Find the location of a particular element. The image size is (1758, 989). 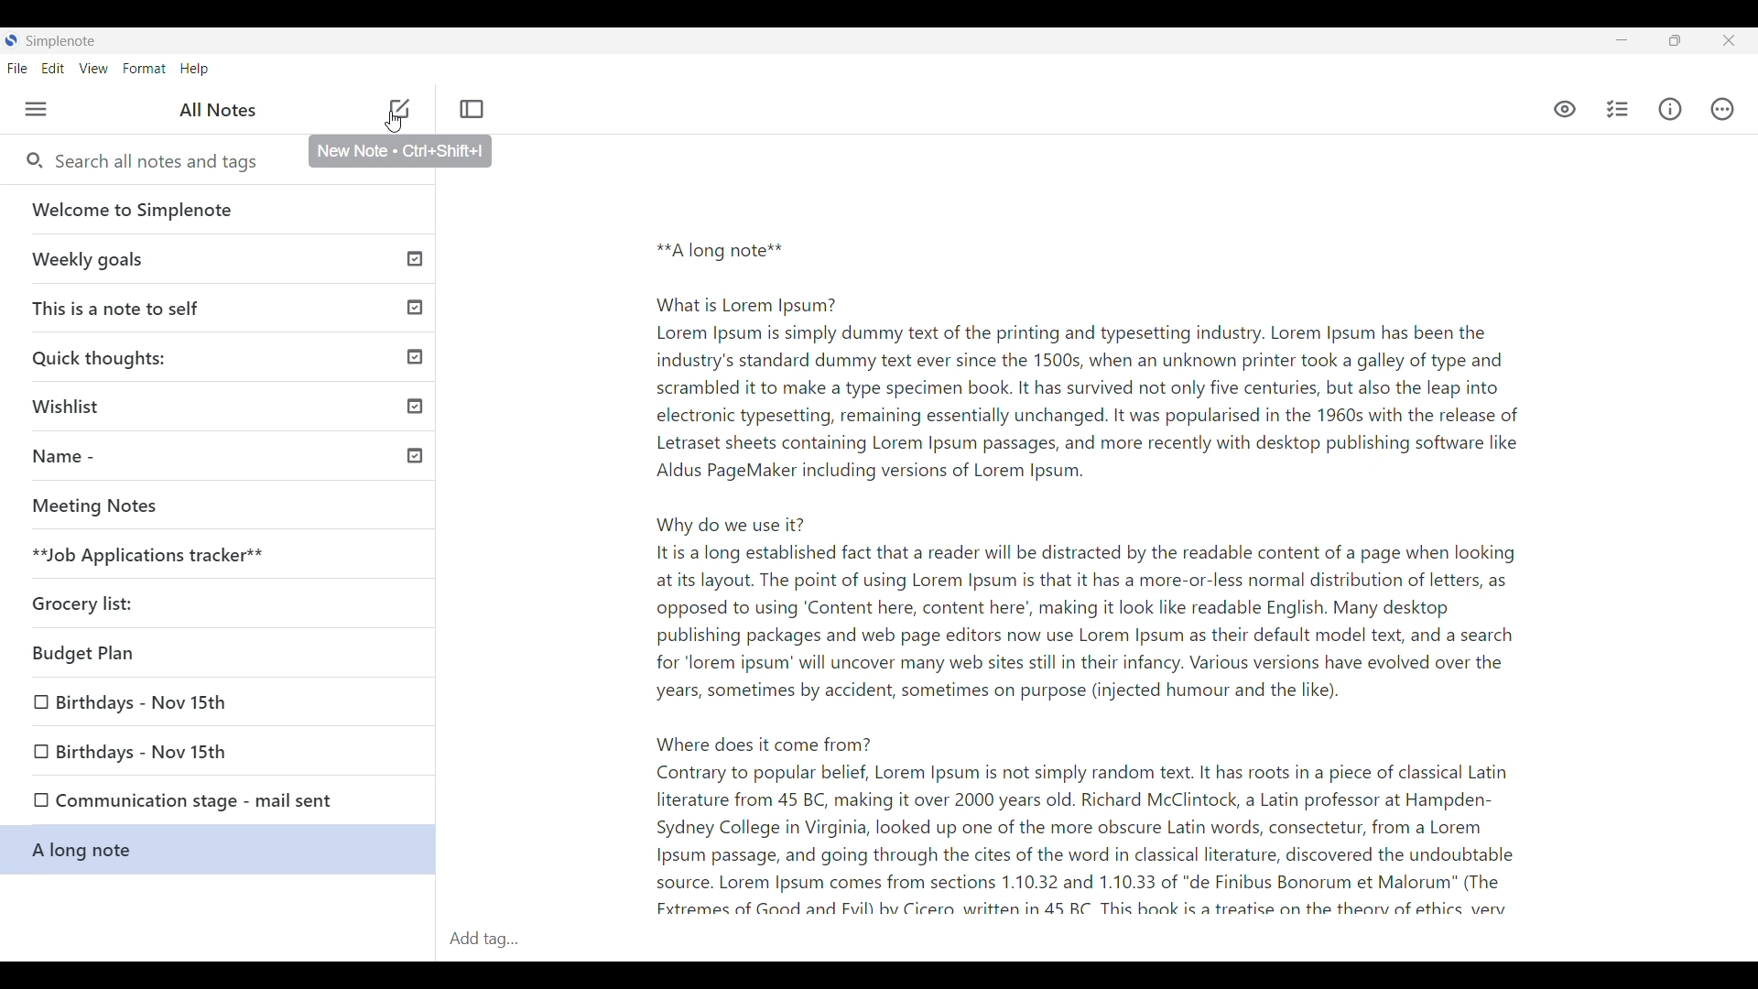

Wishlist is located at coordinates (222, 405).